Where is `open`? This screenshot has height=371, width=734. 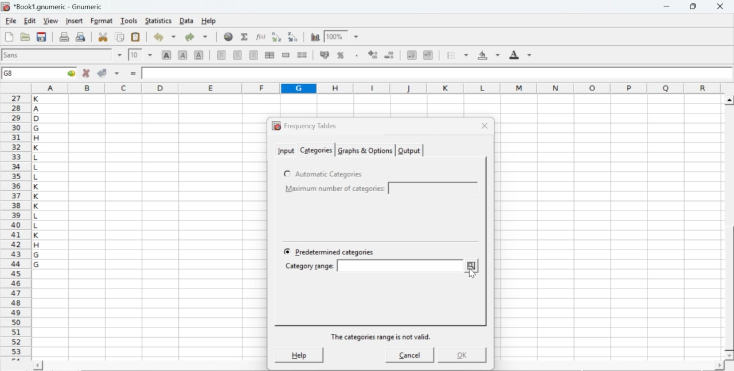
open is located at coordinates (24, 37).